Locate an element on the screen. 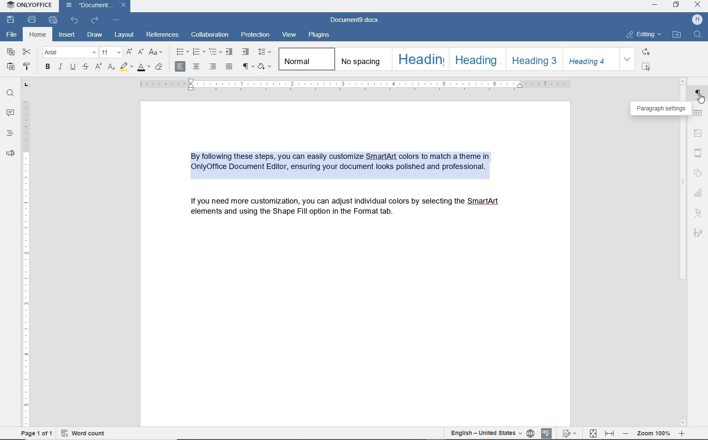 The image size is (708, 440). scroll down is located at coordinates (682, 423).